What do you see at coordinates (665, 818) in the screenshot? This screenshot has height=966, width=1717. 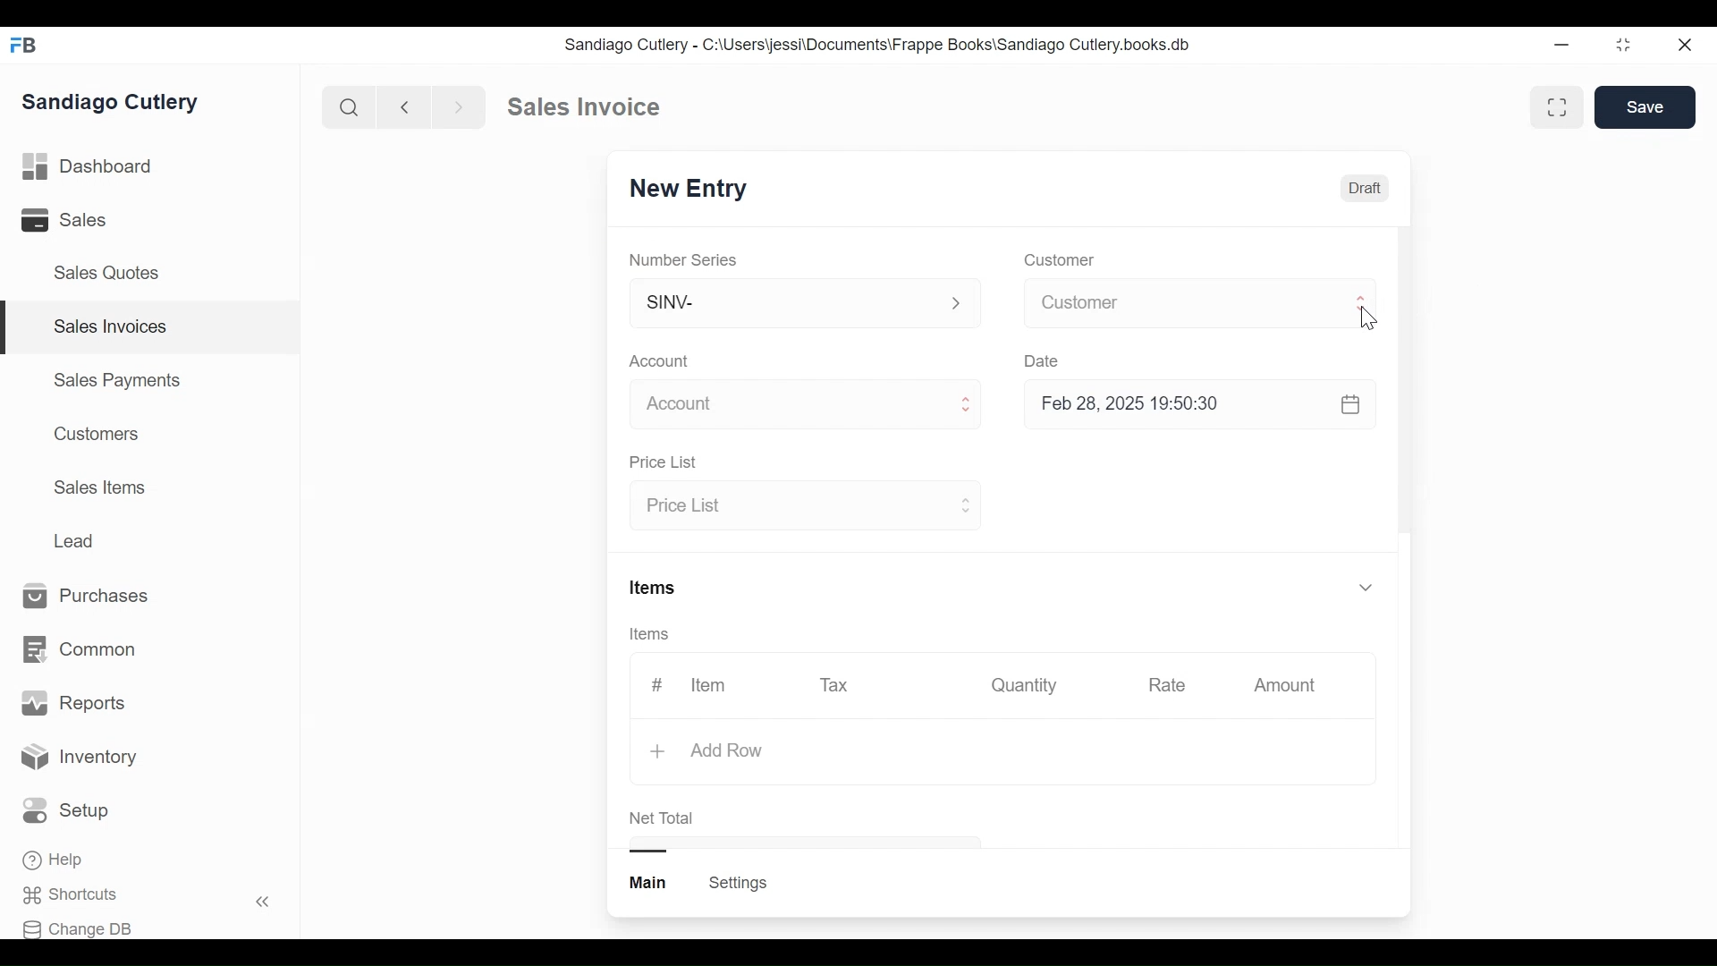 I see `Net Total` at bounding box center [665, 818].